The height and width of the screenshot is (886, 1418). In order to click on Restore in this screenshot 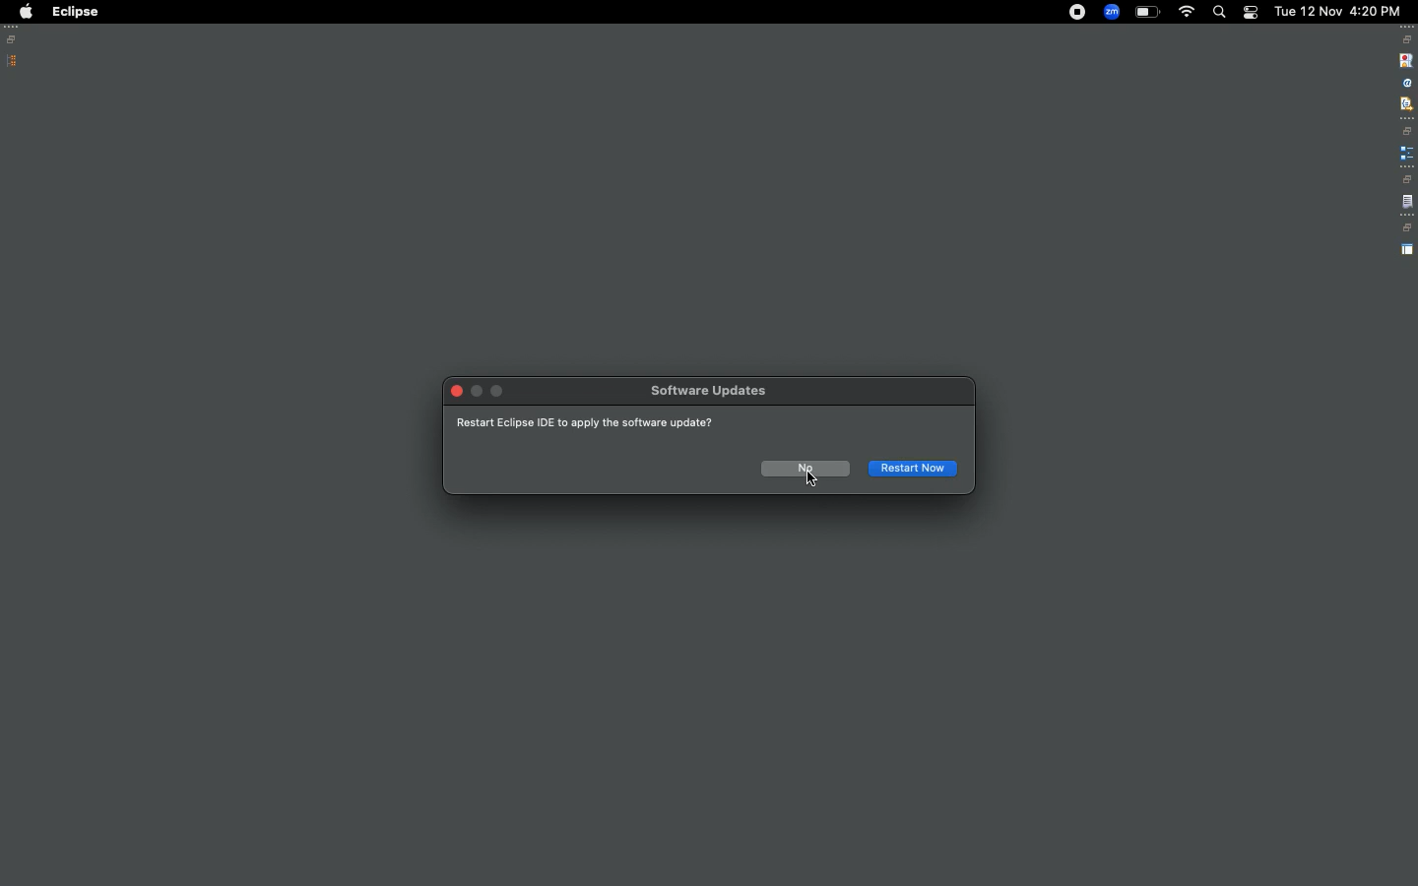, I will do `click(15, 39)`.